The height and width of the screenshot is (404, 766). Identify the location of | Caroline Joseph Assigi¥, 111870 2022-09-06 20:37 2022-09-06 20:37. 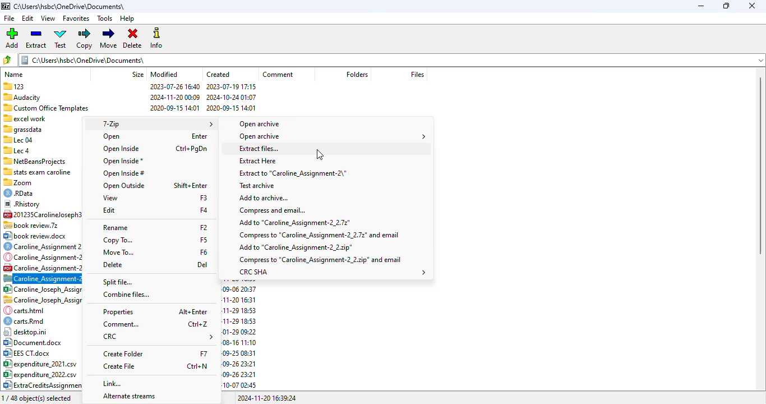
(43, 289).